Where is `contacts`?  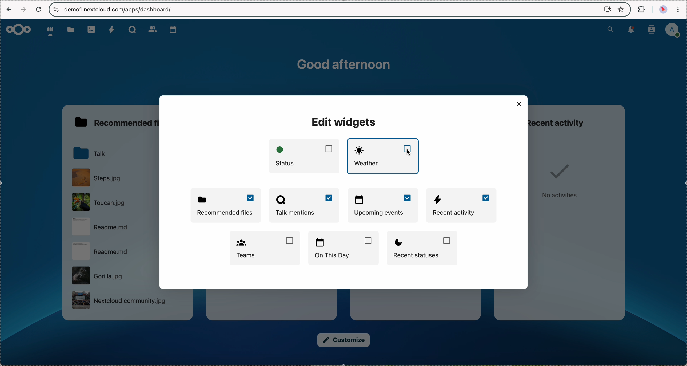
contacts is located at coordinates (152, 30).